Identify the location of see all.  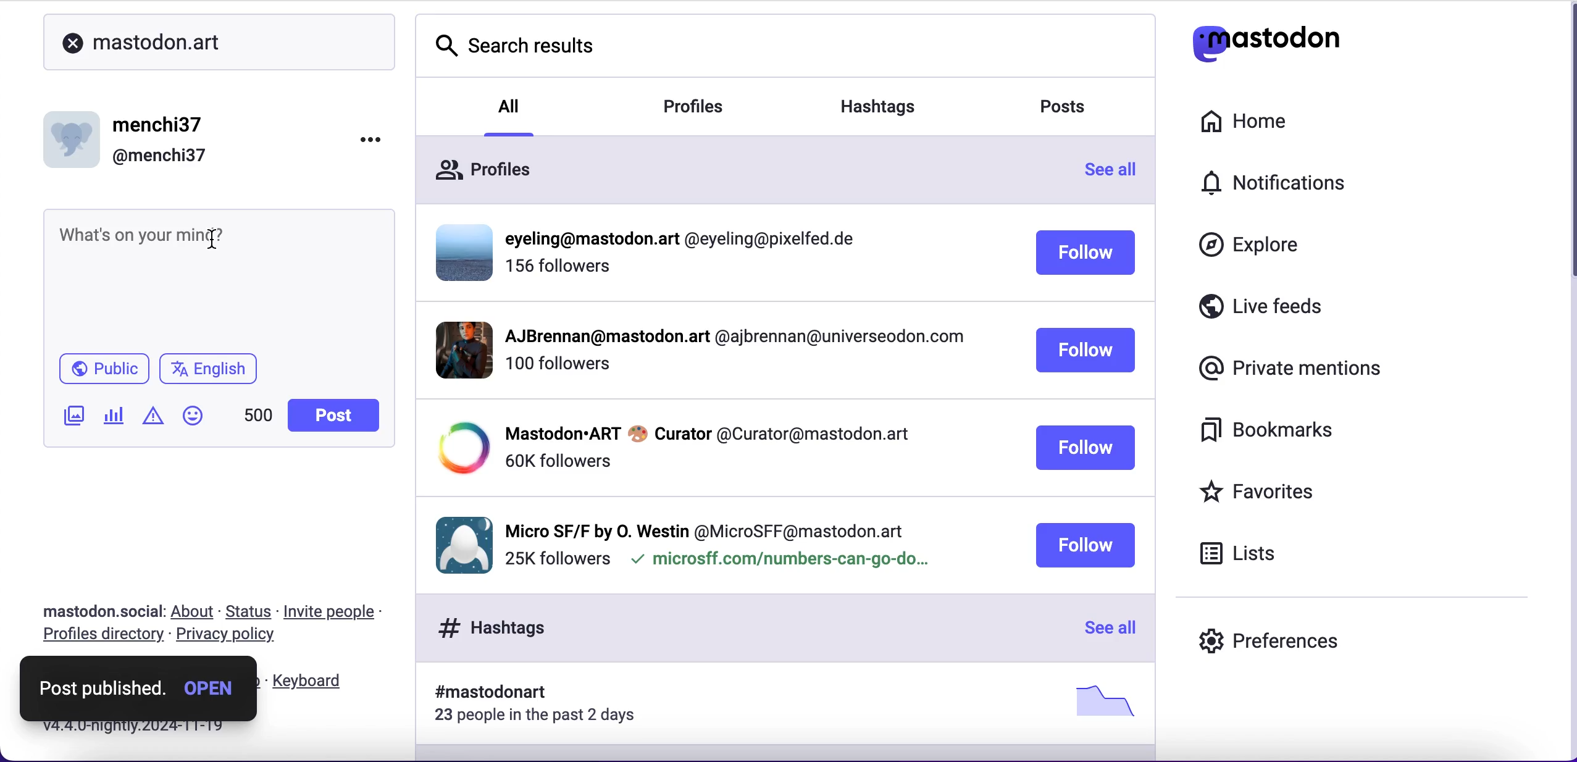
(1107, 629).